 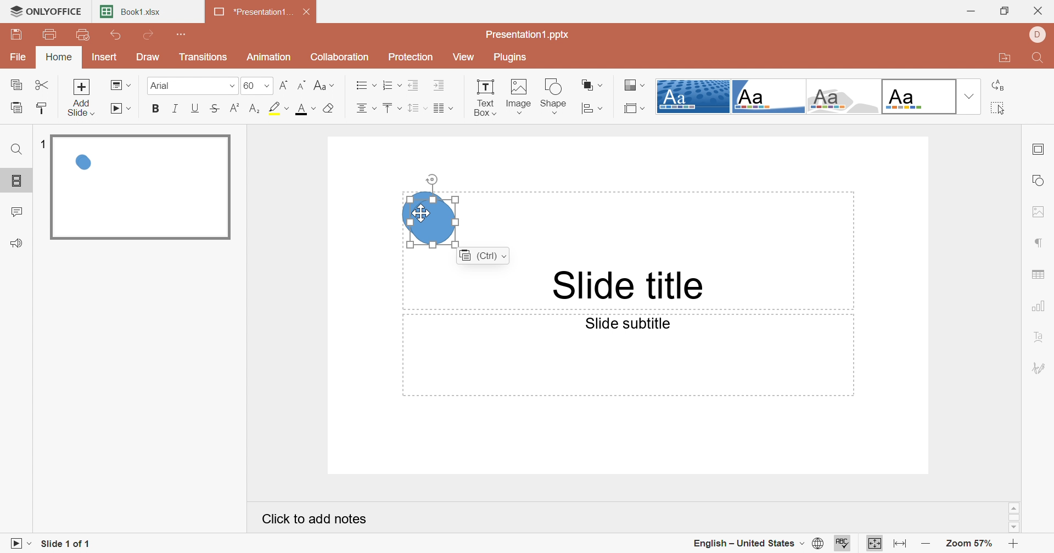 I want to click on Feedback & Support, so click(x=15, y=244).